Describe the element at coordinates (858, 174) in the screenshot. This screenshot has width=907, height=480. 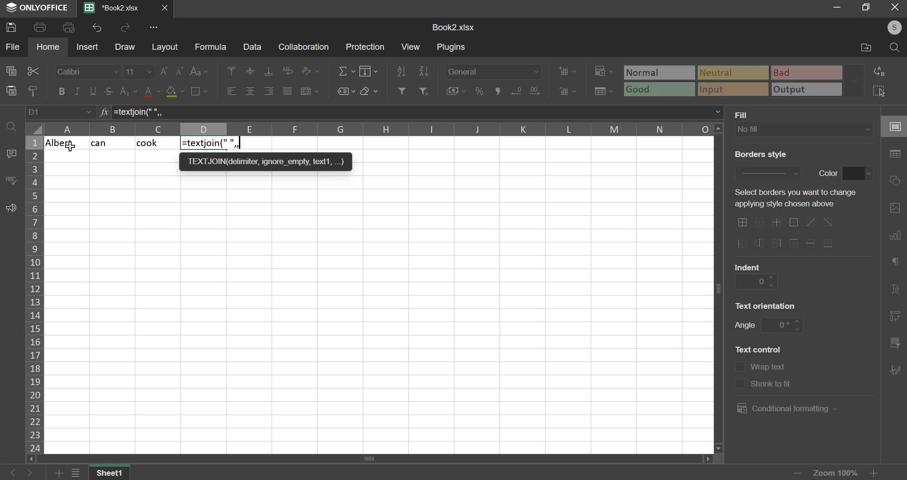
I see `border color` at that location.